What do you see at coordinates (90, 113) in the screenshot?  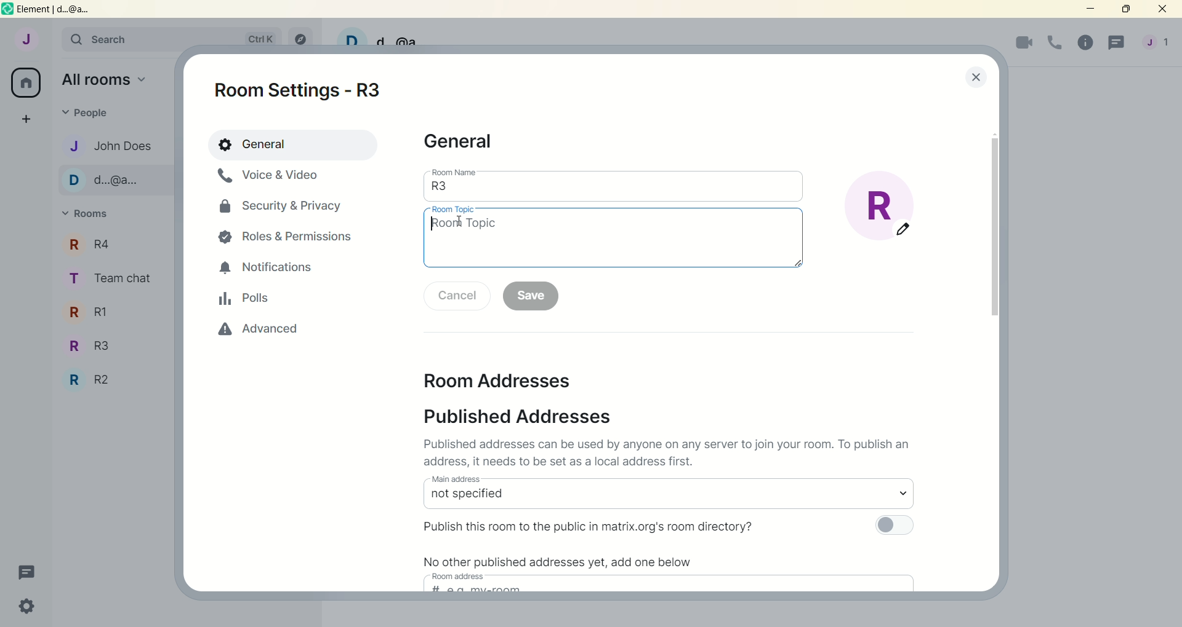 I see `people` at bounding box center [90, 113].